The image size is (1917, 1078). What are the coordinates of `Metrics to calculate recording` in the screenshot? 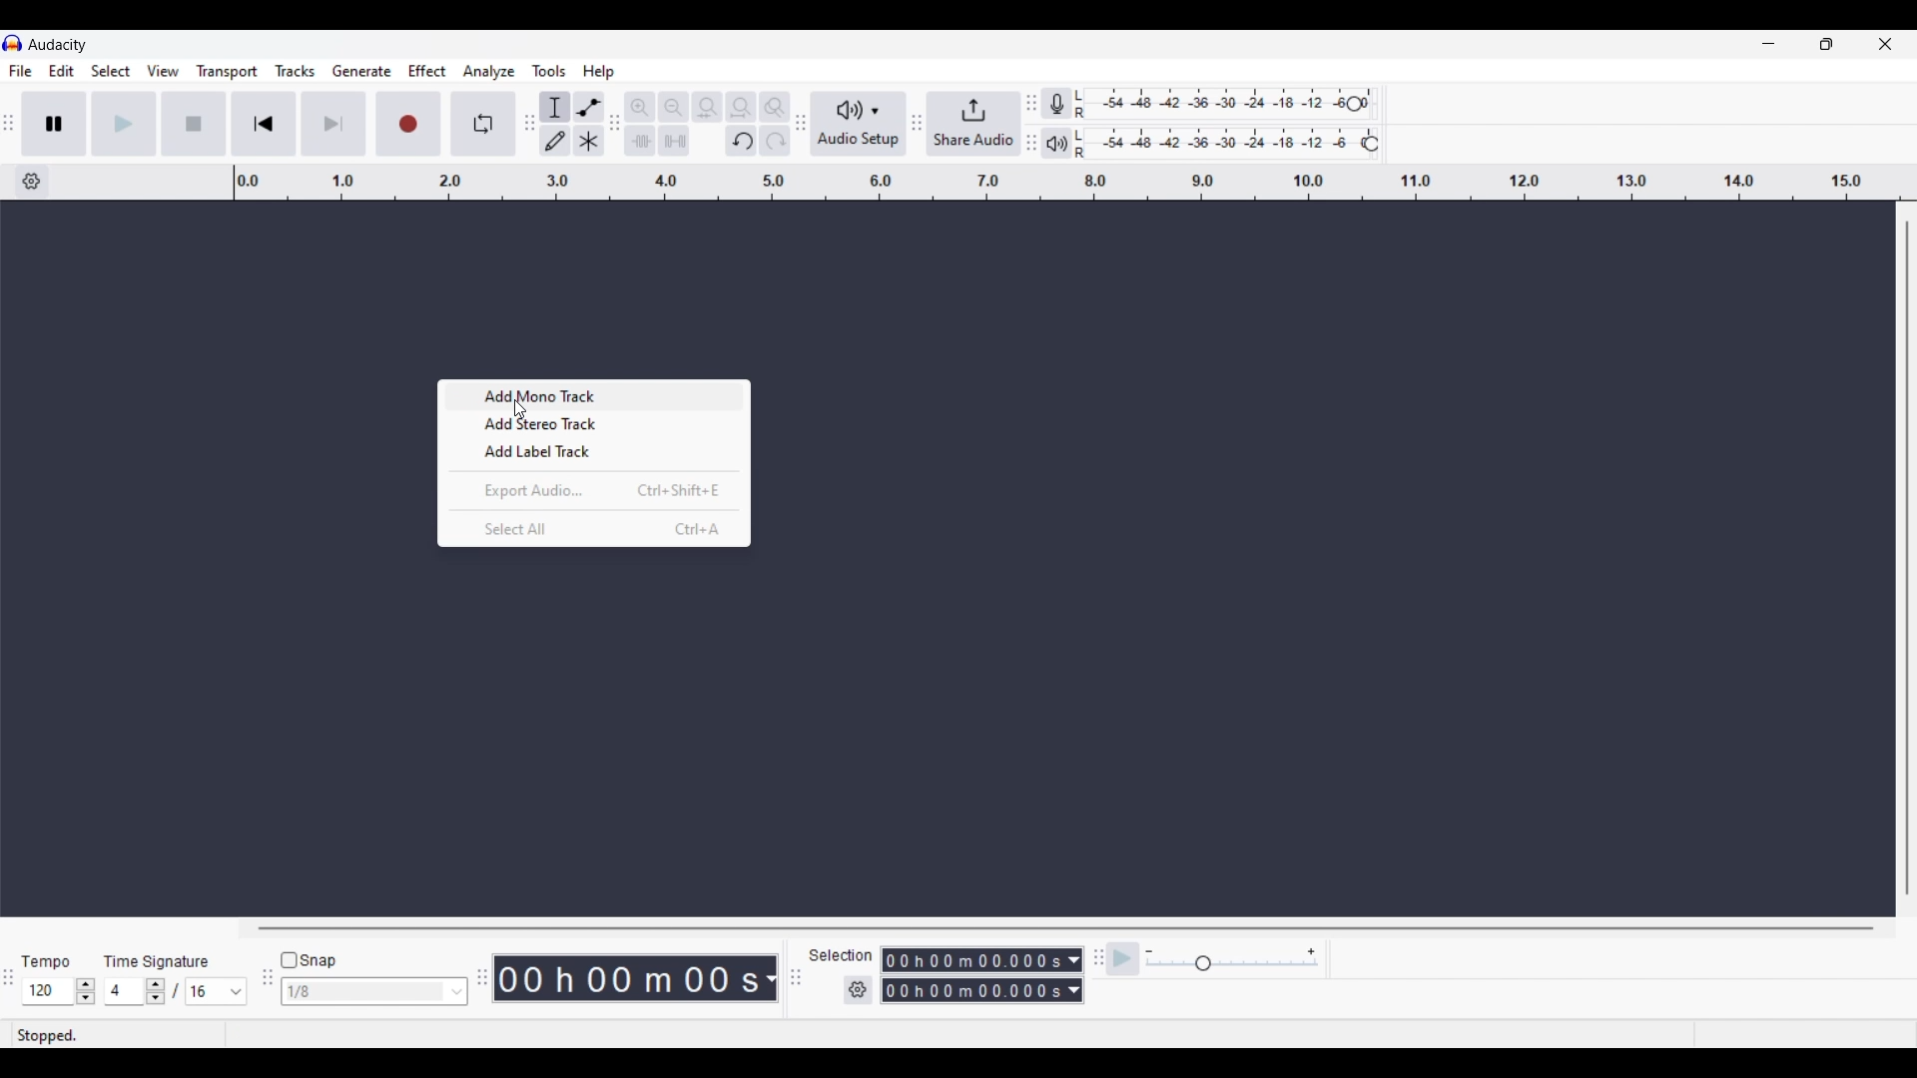 It's located at (771, 978).